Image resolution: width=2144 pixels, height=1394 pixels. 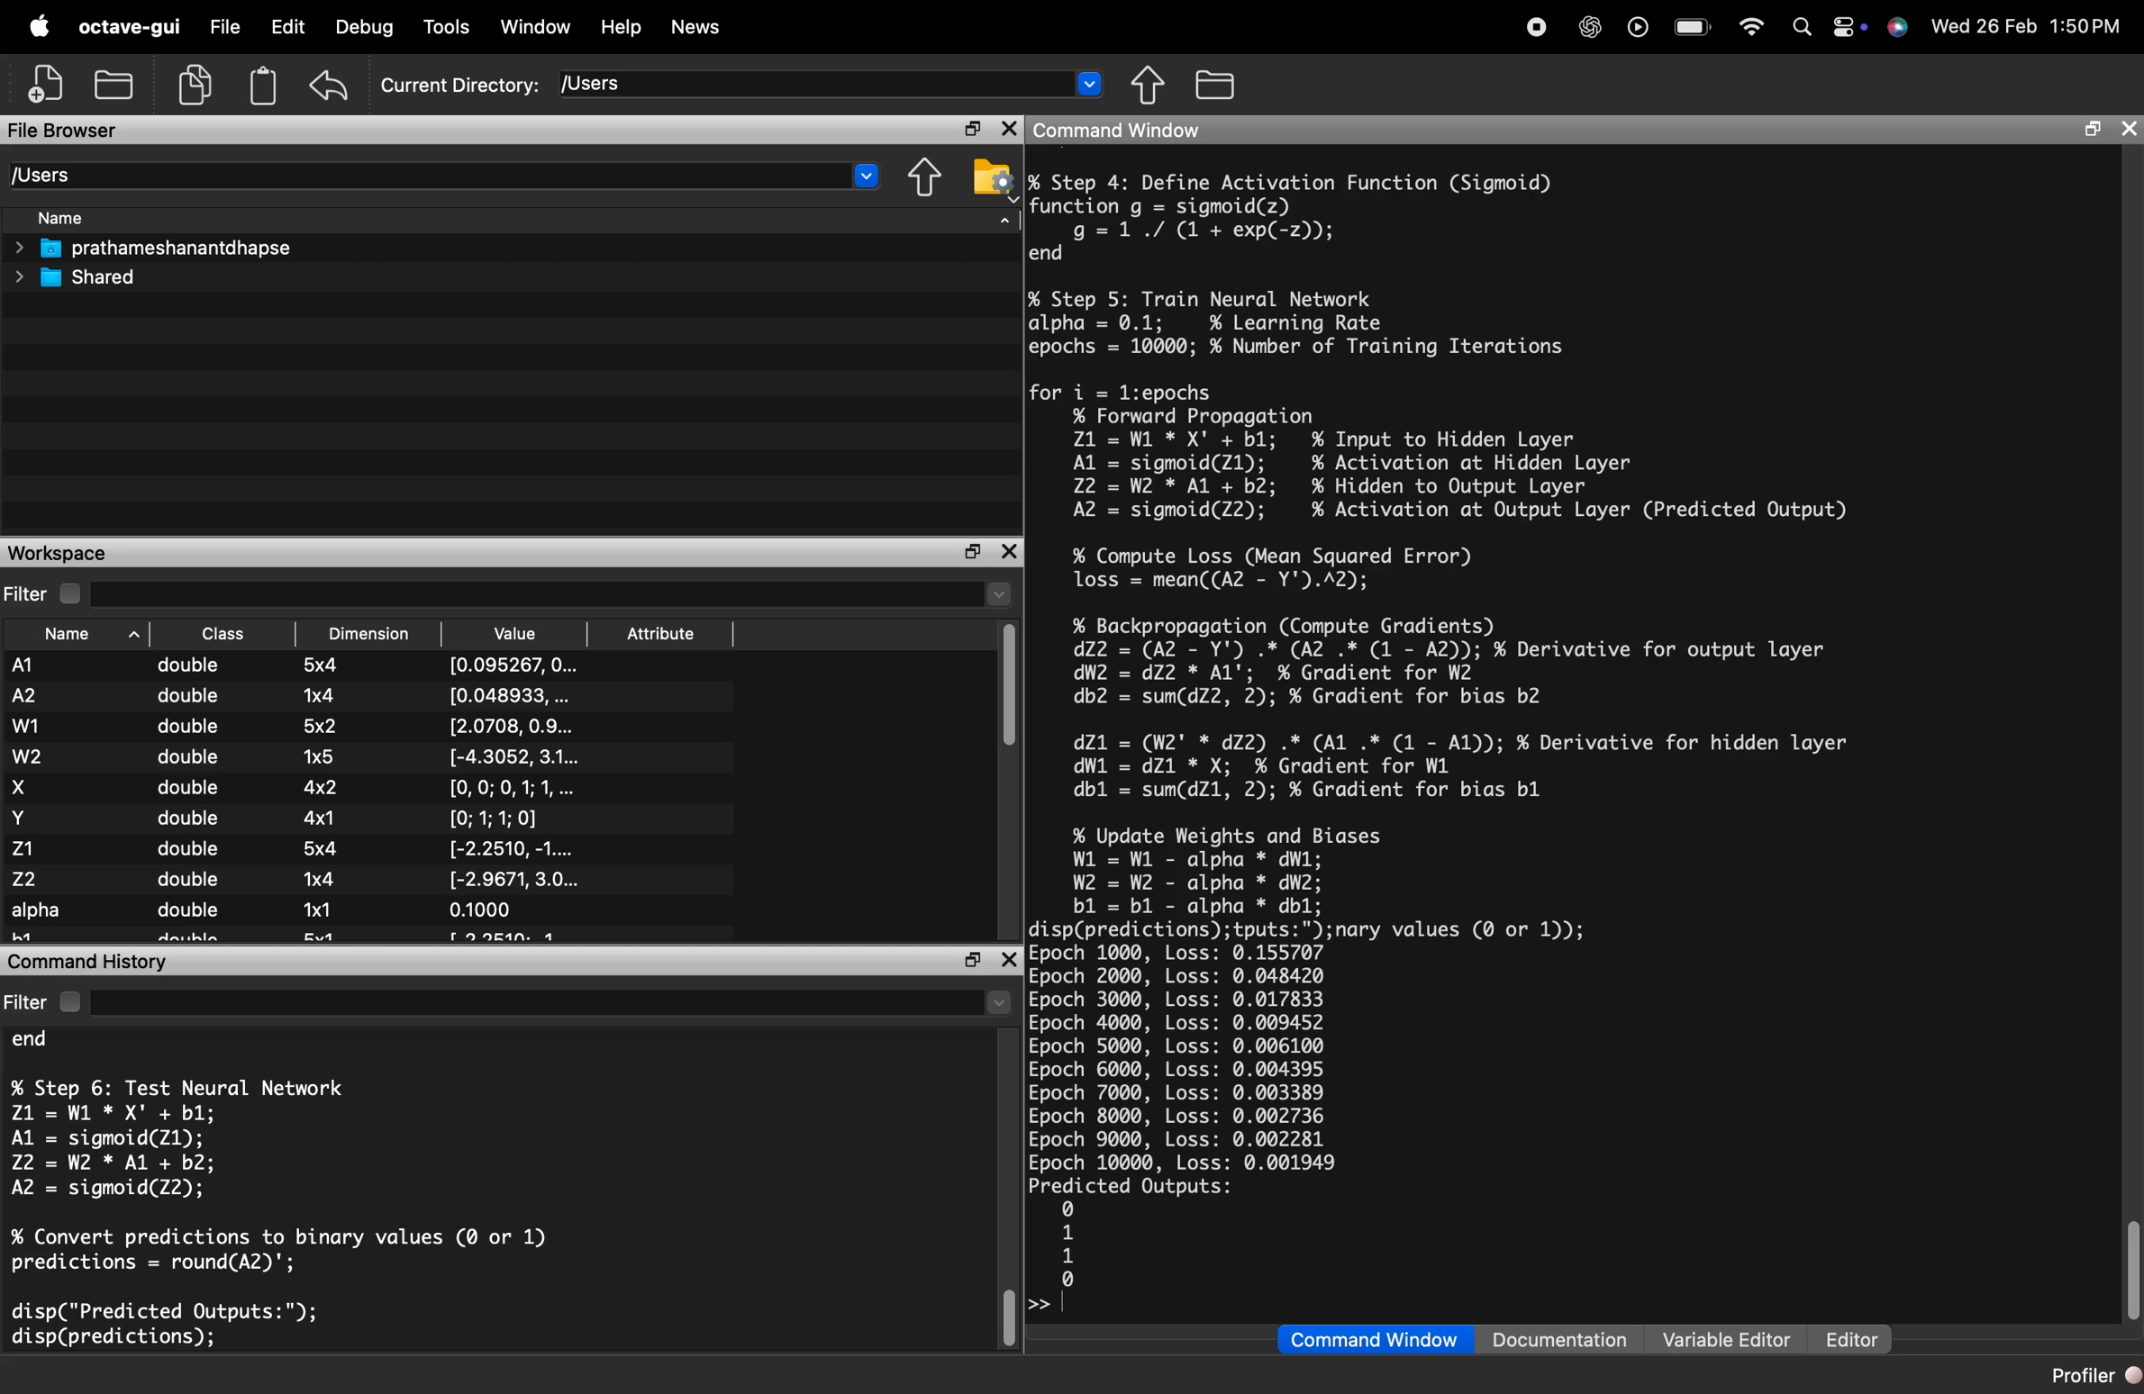 What do you see at coordinates (972, 961) in the screenshot?
I see `Maximize` at bounding box center [972, 961].